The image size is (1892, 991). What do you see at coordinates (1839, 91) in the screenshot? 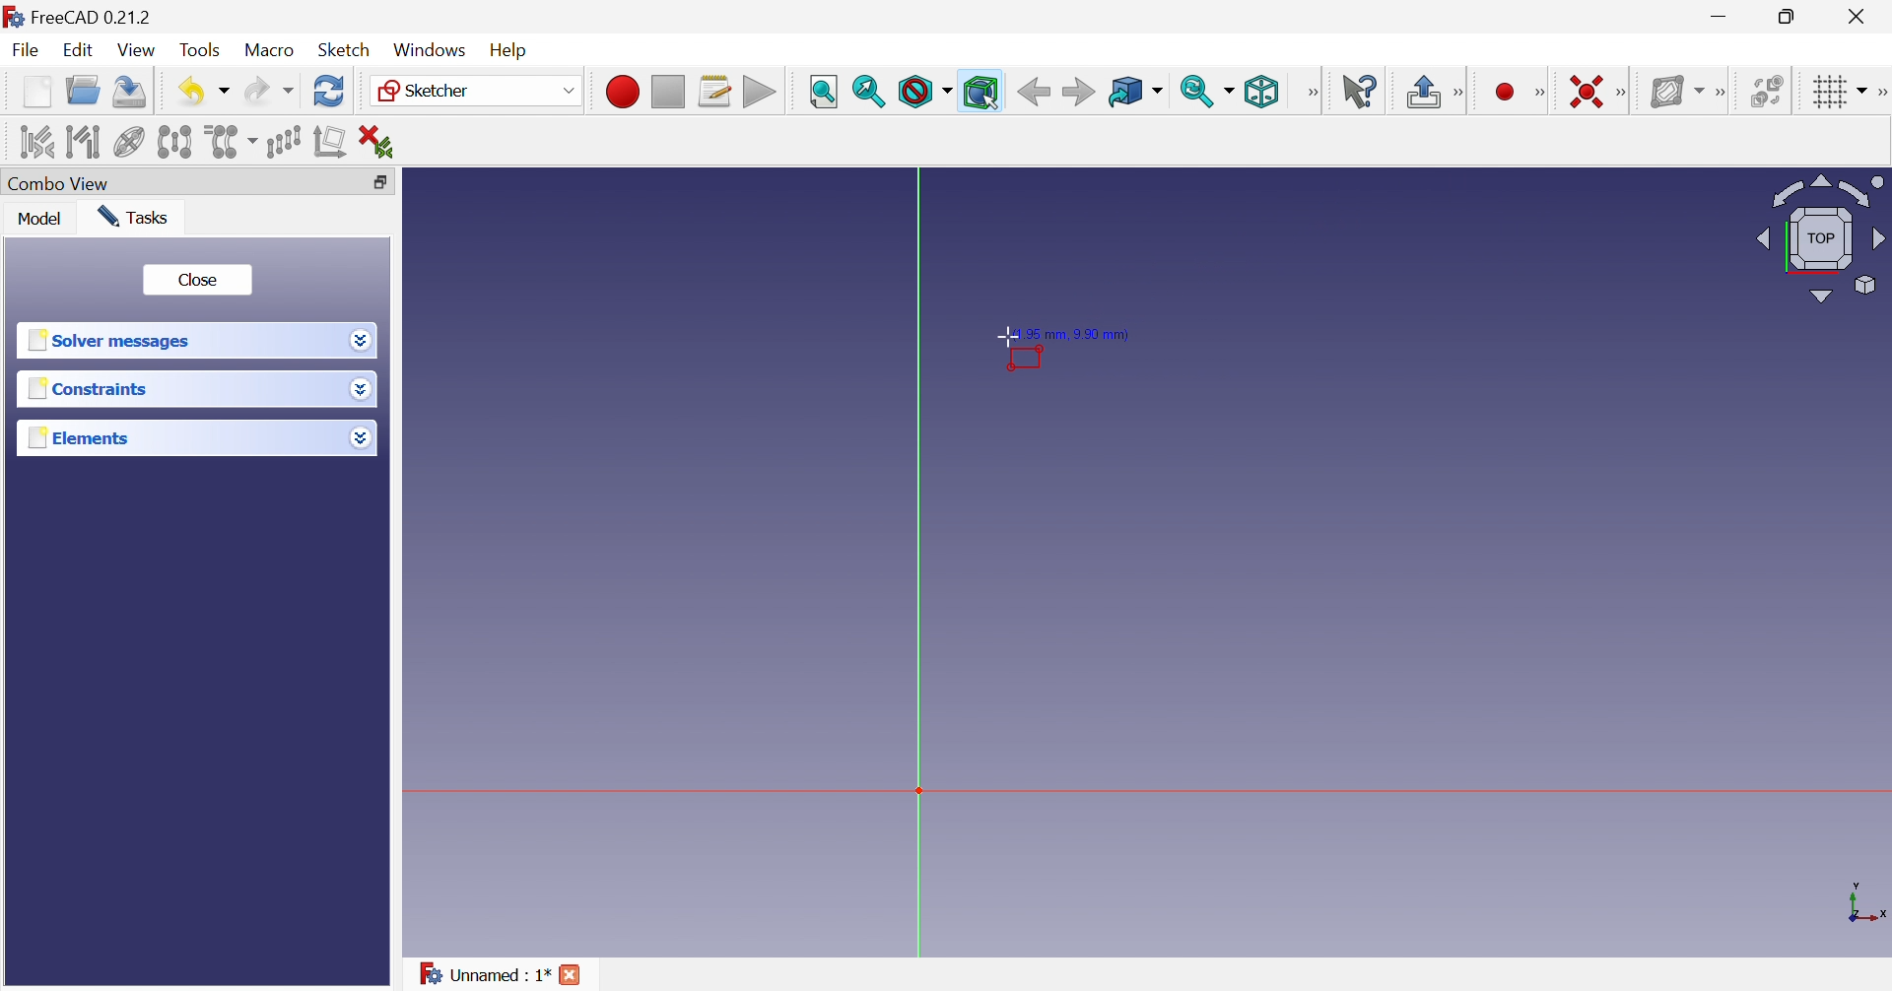
I see `Toggle grid` at bounding box center [1839, 91].